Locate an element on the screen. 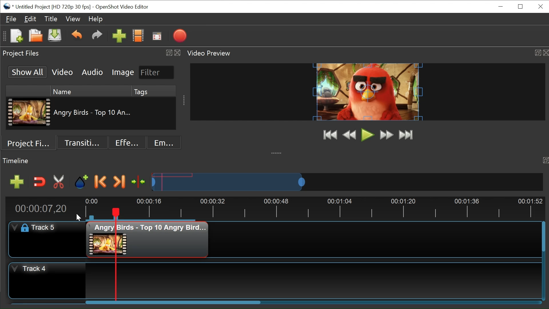 The image size is (549, 309). Clip at Track is located at coordinates (147, 239).